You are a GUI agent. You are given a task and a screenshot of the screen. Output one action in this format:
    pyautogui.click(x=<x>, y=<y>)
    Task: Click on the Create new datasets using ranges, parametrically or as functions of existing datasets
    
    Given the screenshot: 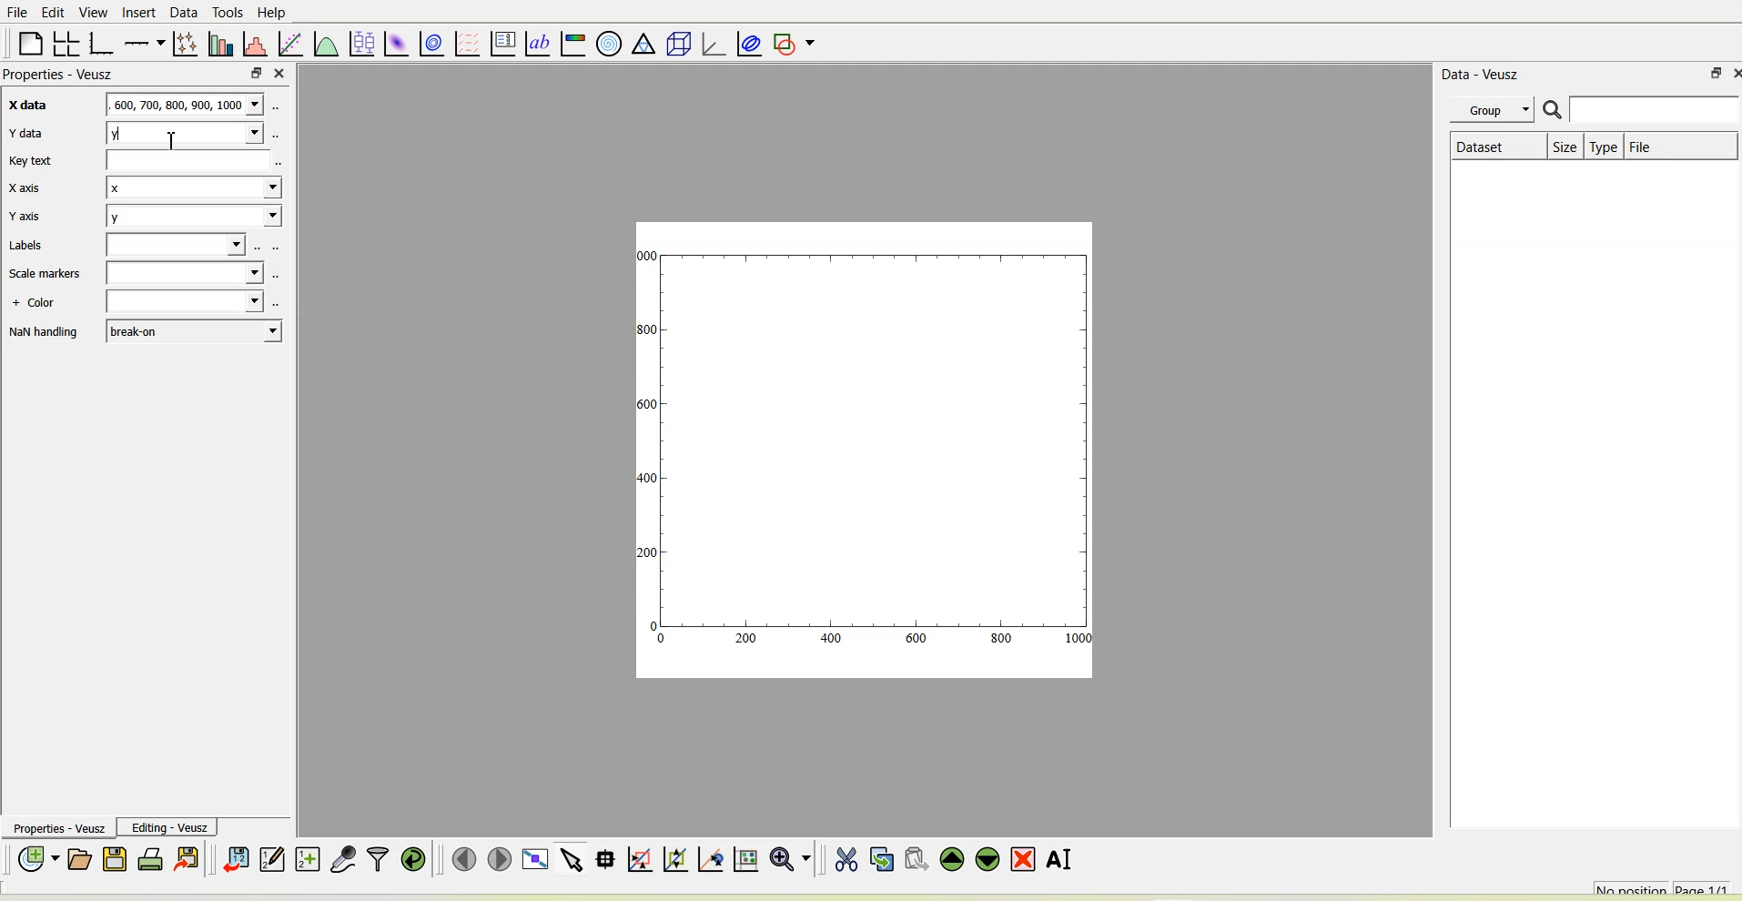 What is the action you would take?
    pyautogui.click(x=308, y=859)
    